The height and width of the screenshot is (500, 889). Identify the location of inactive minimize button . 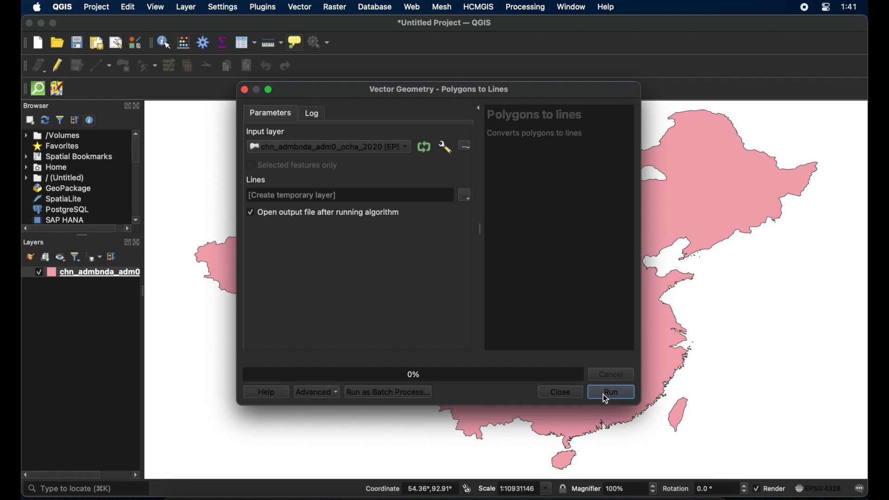
(256, 90).